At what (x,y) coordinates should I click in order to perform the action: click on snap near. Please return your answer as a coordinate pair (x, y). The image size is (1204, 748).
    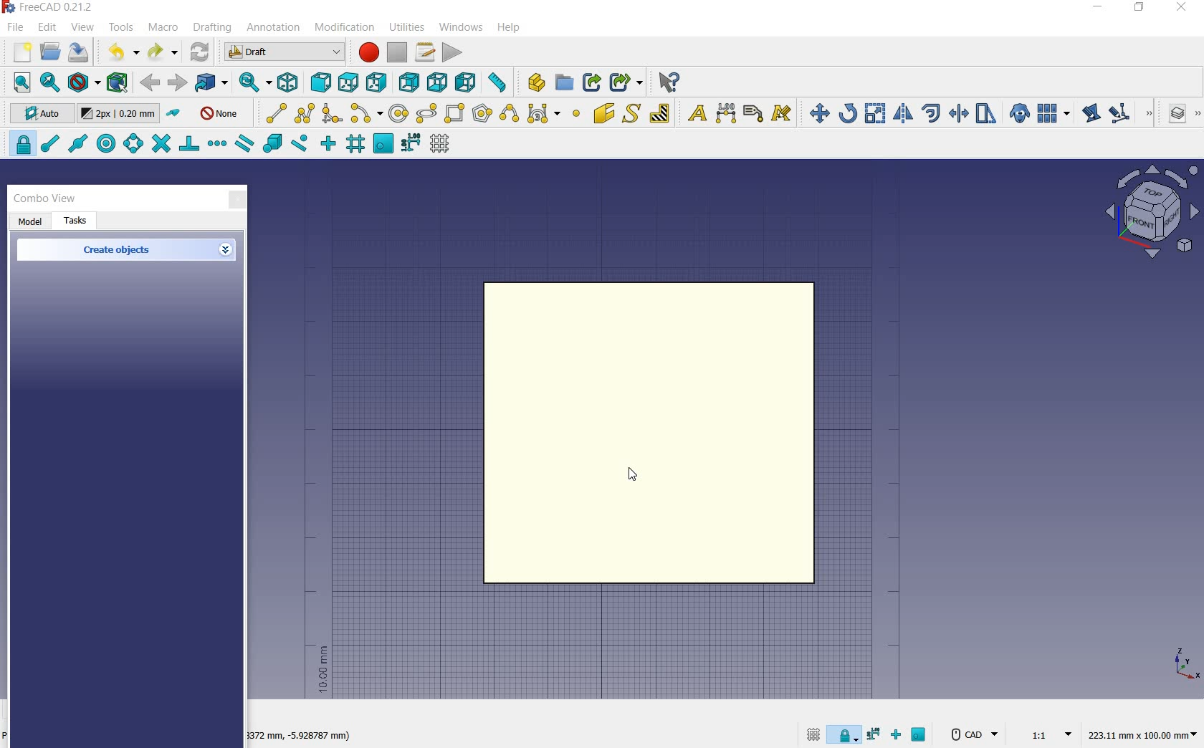
    Looking at the image, I should click on (297, 145).